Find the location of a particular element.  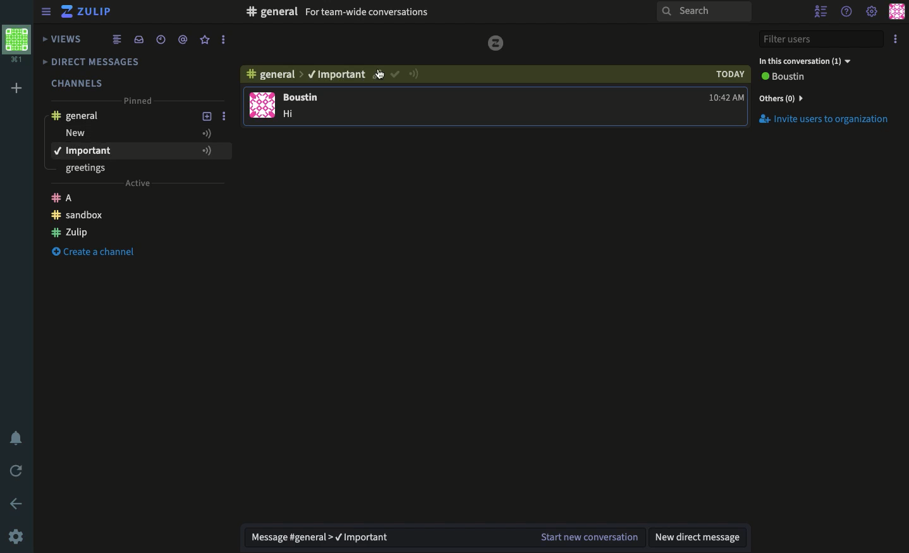

Back is located at coordinates (16, 502).